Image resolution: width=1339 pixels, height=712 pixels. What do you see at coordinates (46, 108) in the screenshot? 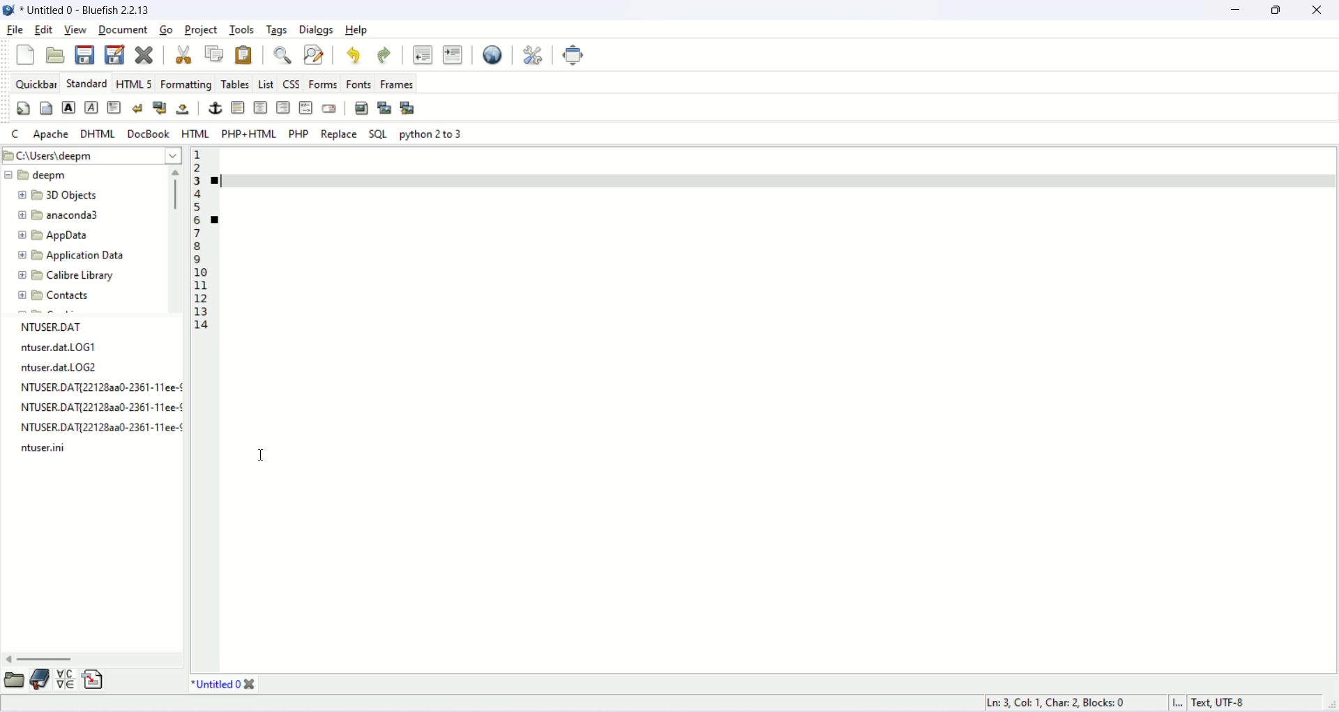
I see `body` at bounding box center [46, 108].